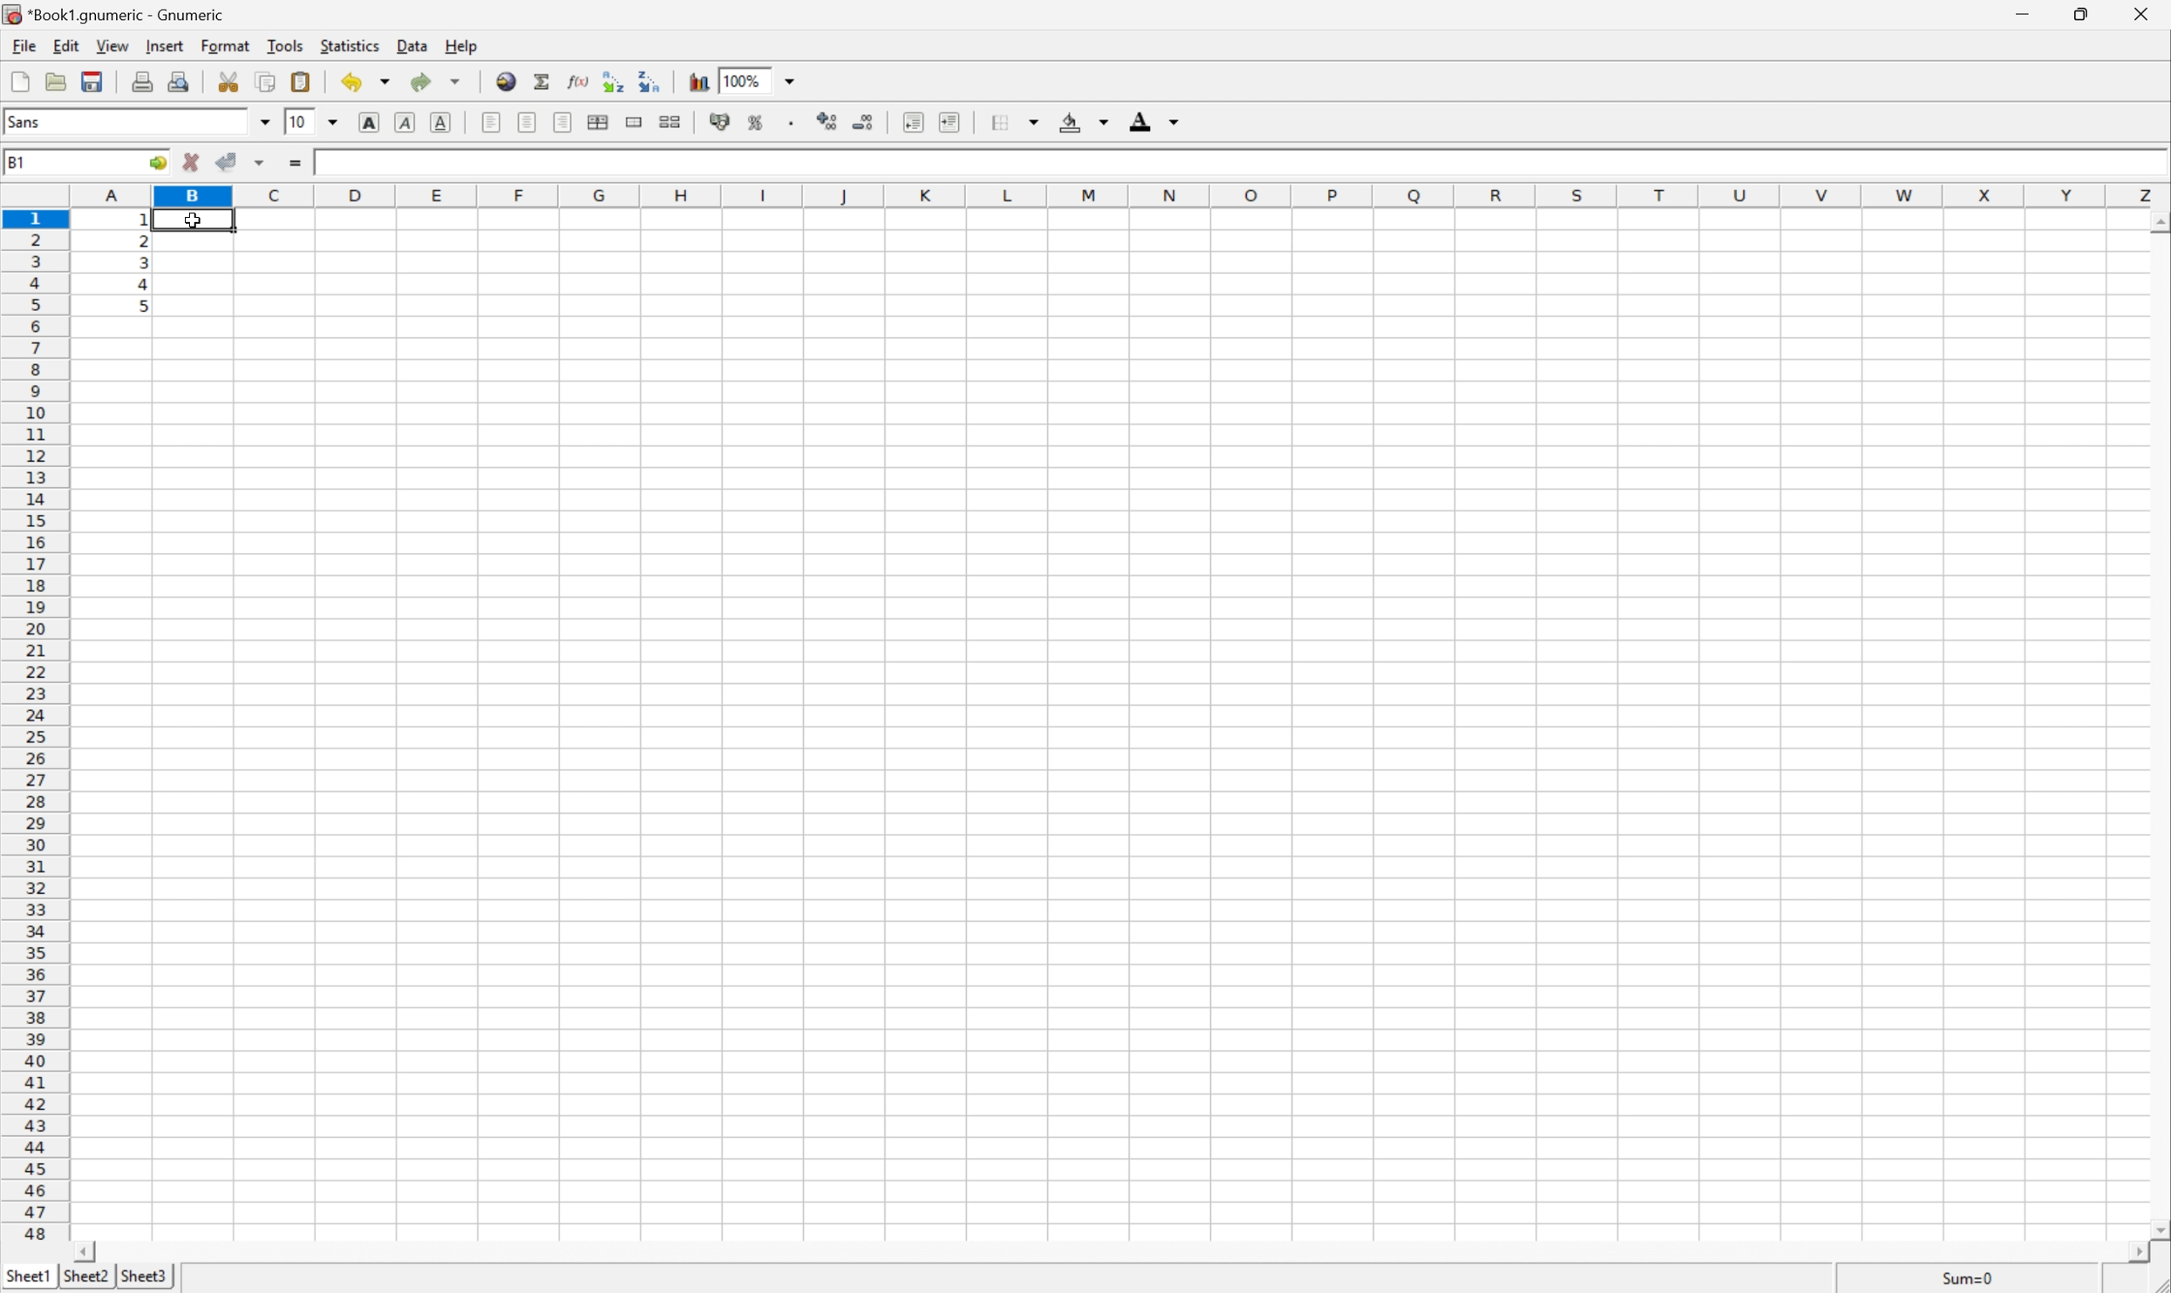 This screenshot has width=2171, height=1293. Describe the element at coordinates (226, 164) in the screenshot. I see `Accept changes` at that location.